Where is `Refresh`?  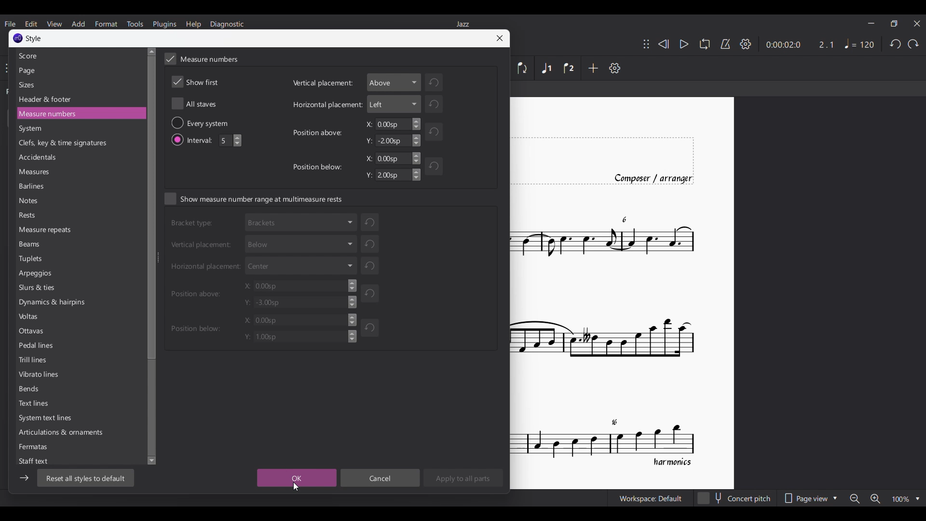
Refresh is located at coordinates (436, 169).